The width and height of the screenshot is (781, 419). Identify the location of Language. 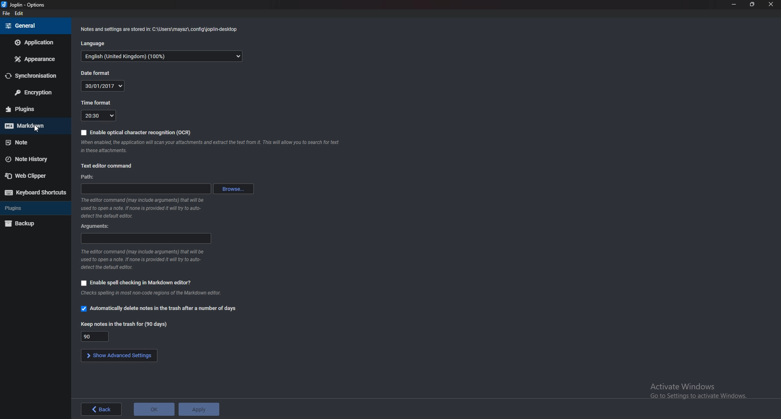
(162, 57).